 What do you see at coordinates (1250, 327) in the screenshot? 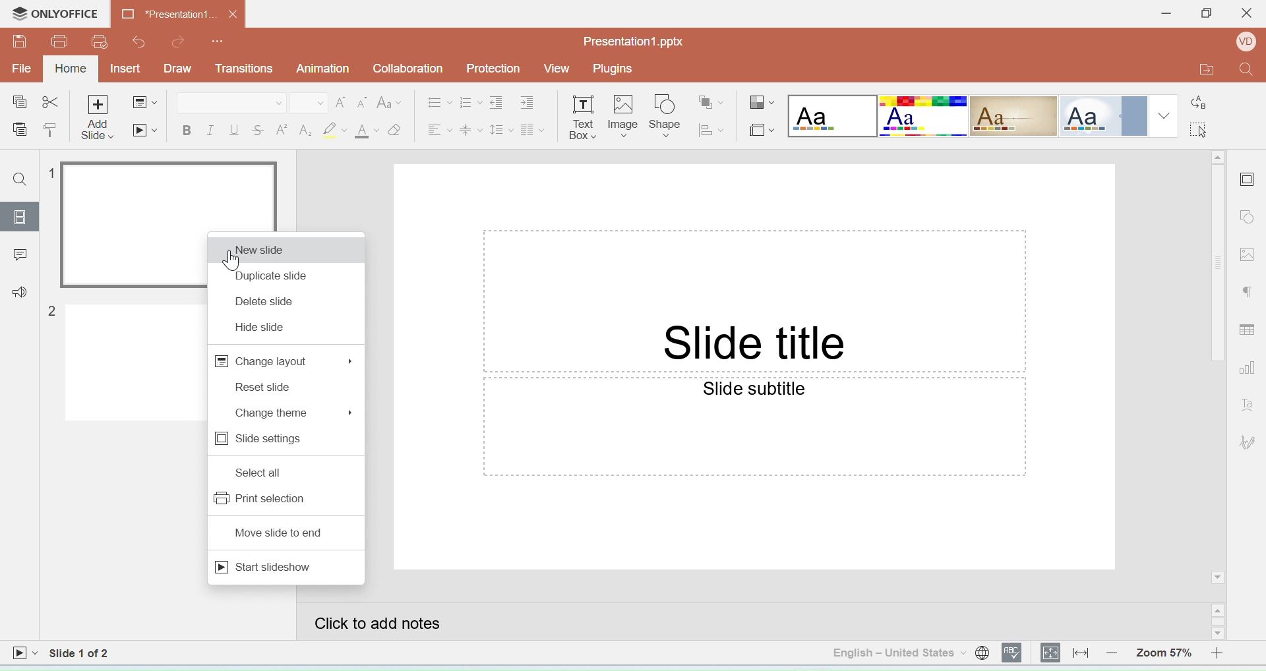
I see `Table settings` at bounding box center [1250, 327].